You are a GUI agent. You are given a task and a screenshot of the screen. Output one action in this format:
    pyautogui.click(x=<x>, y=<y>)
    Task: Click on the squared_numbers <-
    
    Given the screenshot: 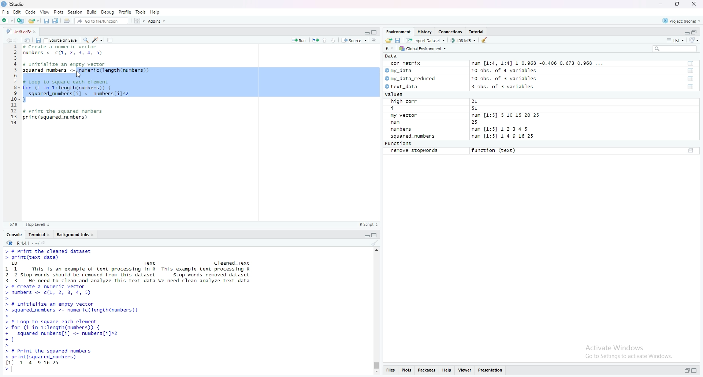 What is the action you would take?
    pyautogui.click(x=49, y=71)
    